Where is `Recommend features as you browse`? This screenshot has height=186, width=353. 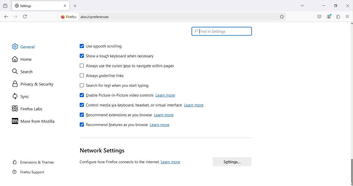
Recommend features as you browse is located at coordinates (113, 126).